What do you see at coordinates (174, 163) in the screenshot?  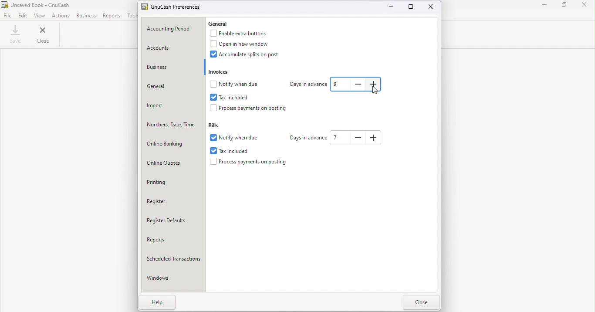 I see `Online quotes` at bounding box center [174, 163].